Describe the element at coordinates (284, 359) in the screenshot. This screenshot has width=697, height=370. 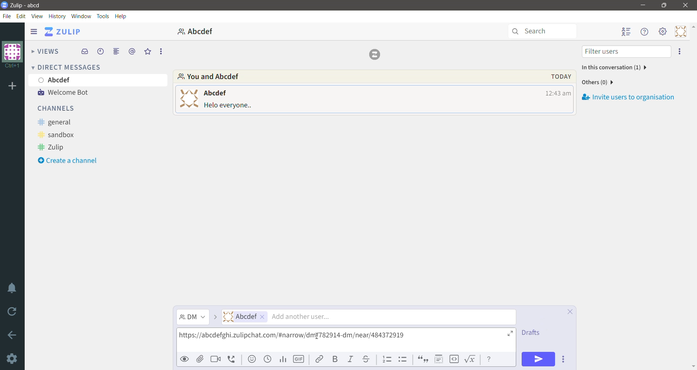
I see `Add Poll` at that location.